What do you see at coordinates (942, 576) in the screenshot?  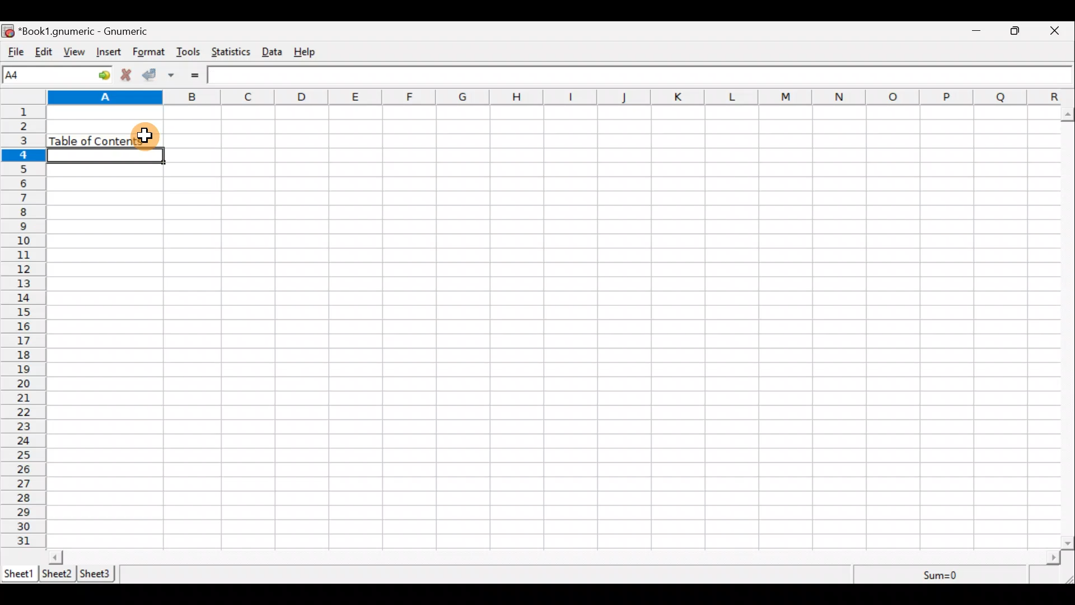 I see `Sum=0` at bounding box center [942, 576].